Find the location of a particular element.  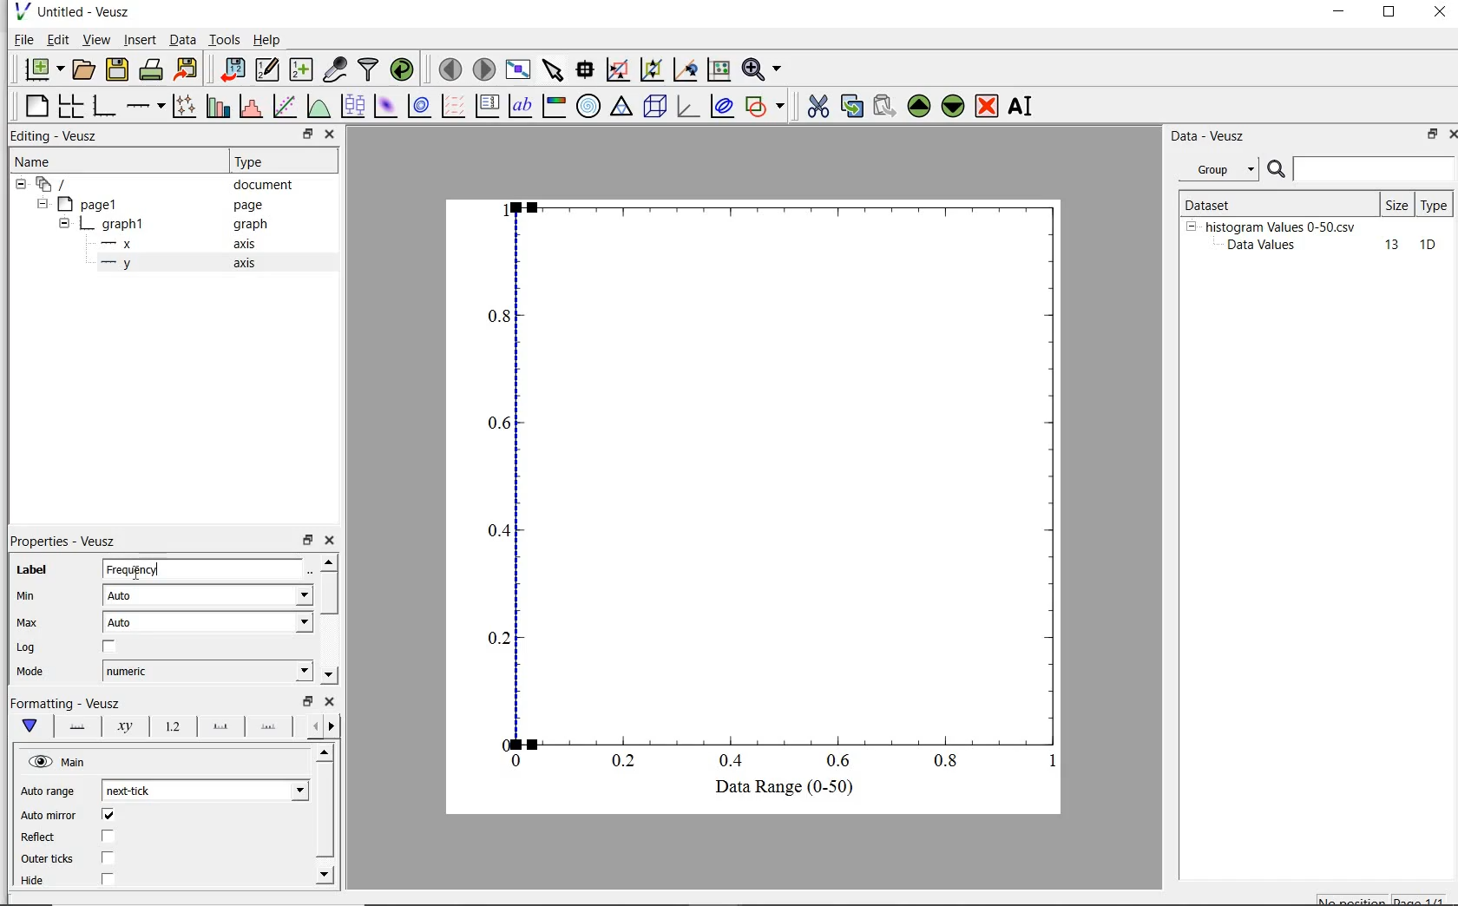

restore down is located at coordinates (307, 135).